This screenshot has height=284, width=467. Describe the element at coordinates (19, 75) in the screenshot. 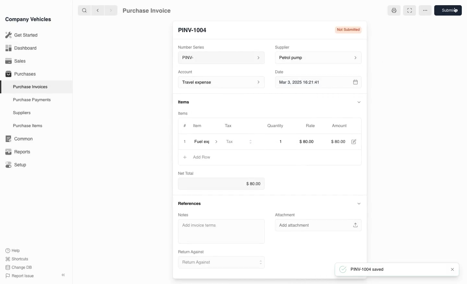

I see `Purchases` at that location.